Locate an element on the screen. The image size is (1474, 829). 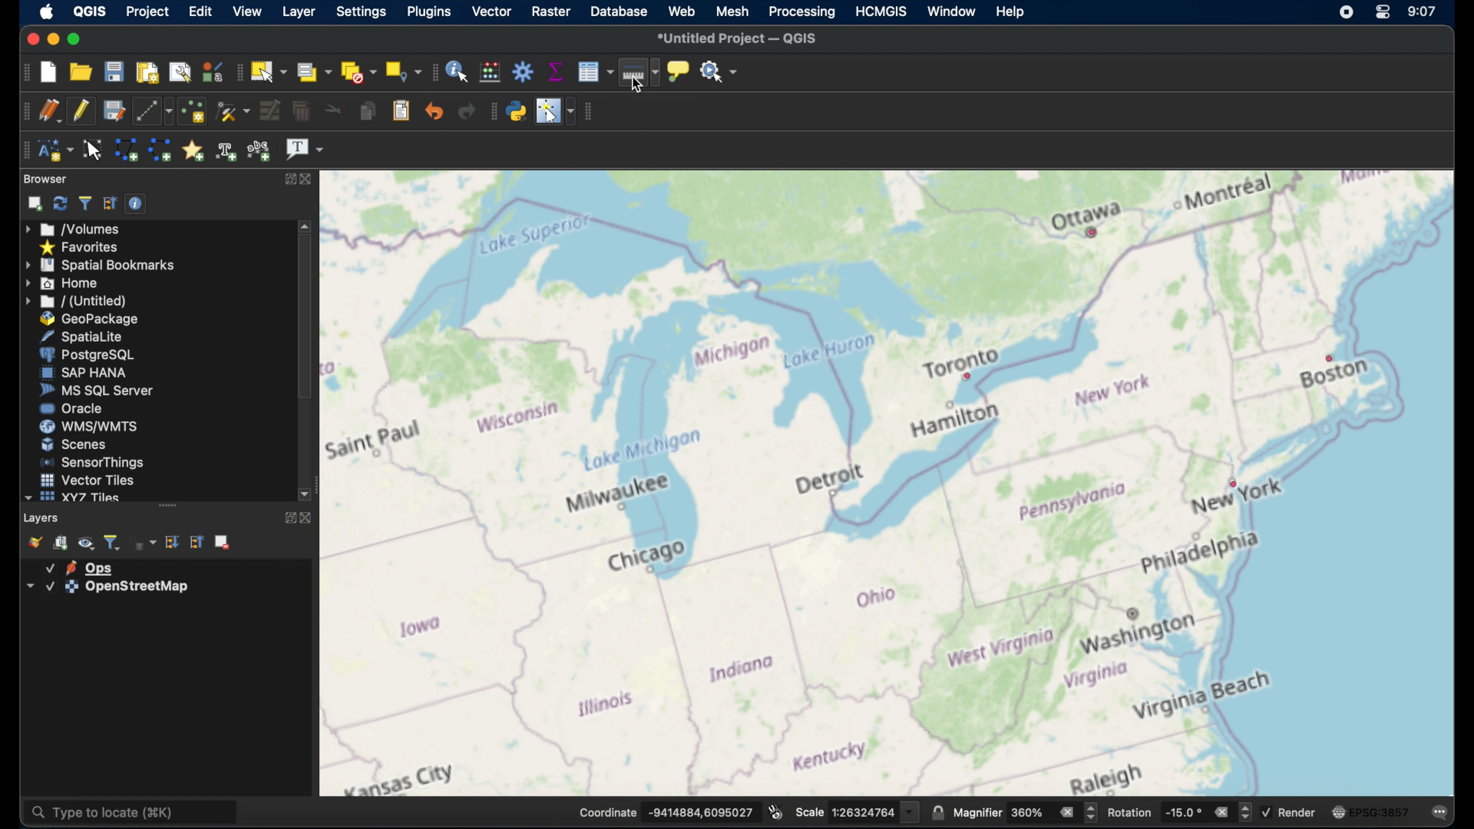
close is located at coordinates (307, 520).